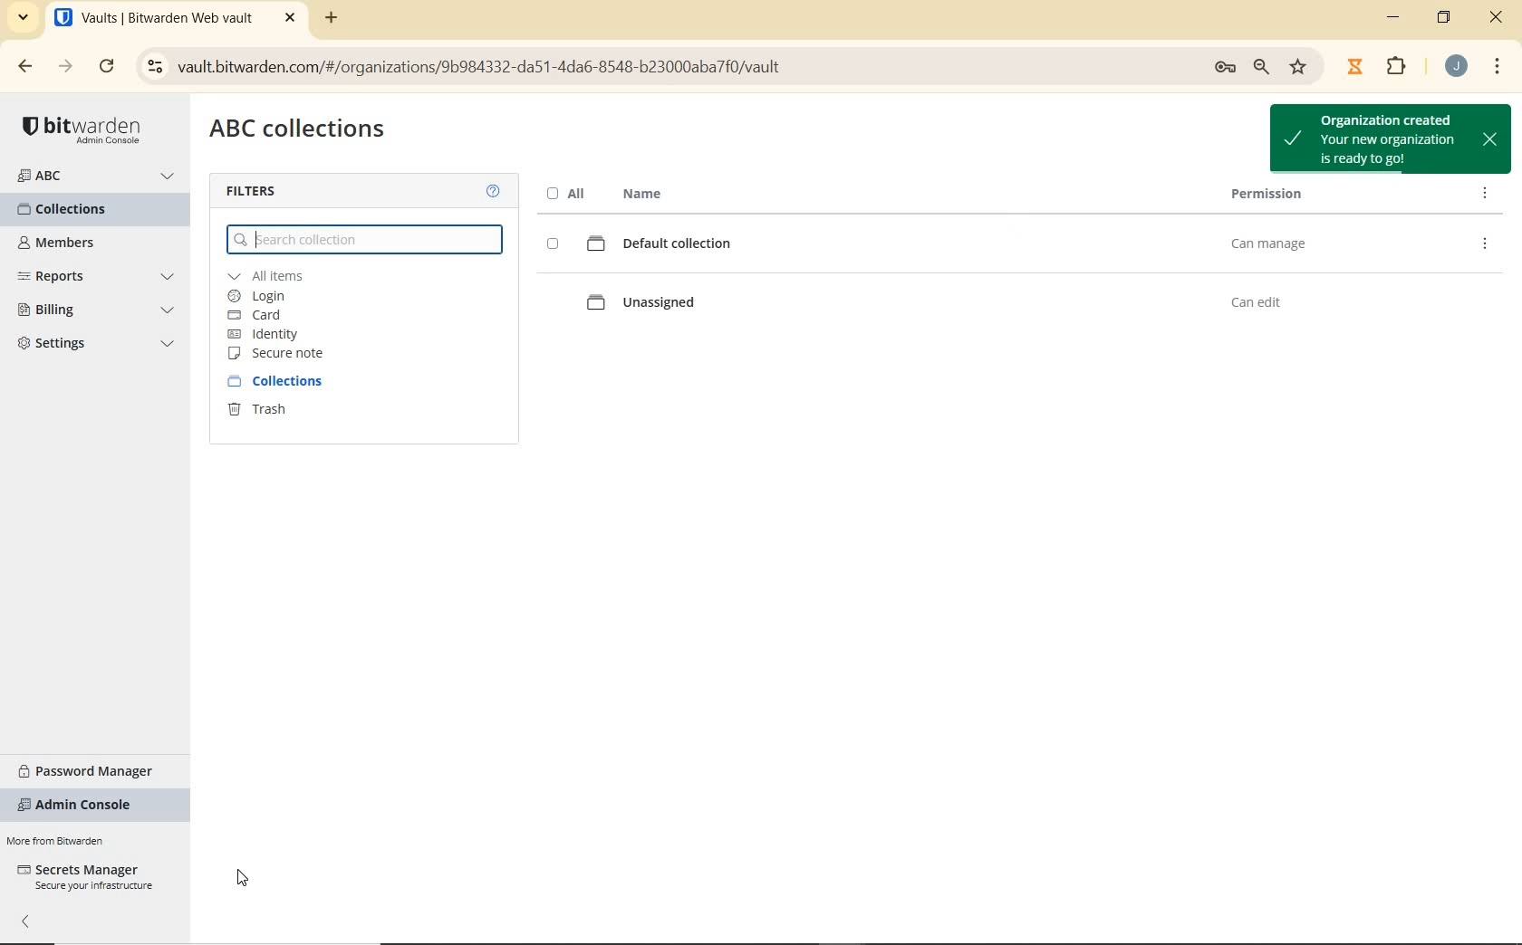  What do you see at coordinates (1023, 305) in the screenshot?
I see `unassigned` at bounding box center [1023, 305].